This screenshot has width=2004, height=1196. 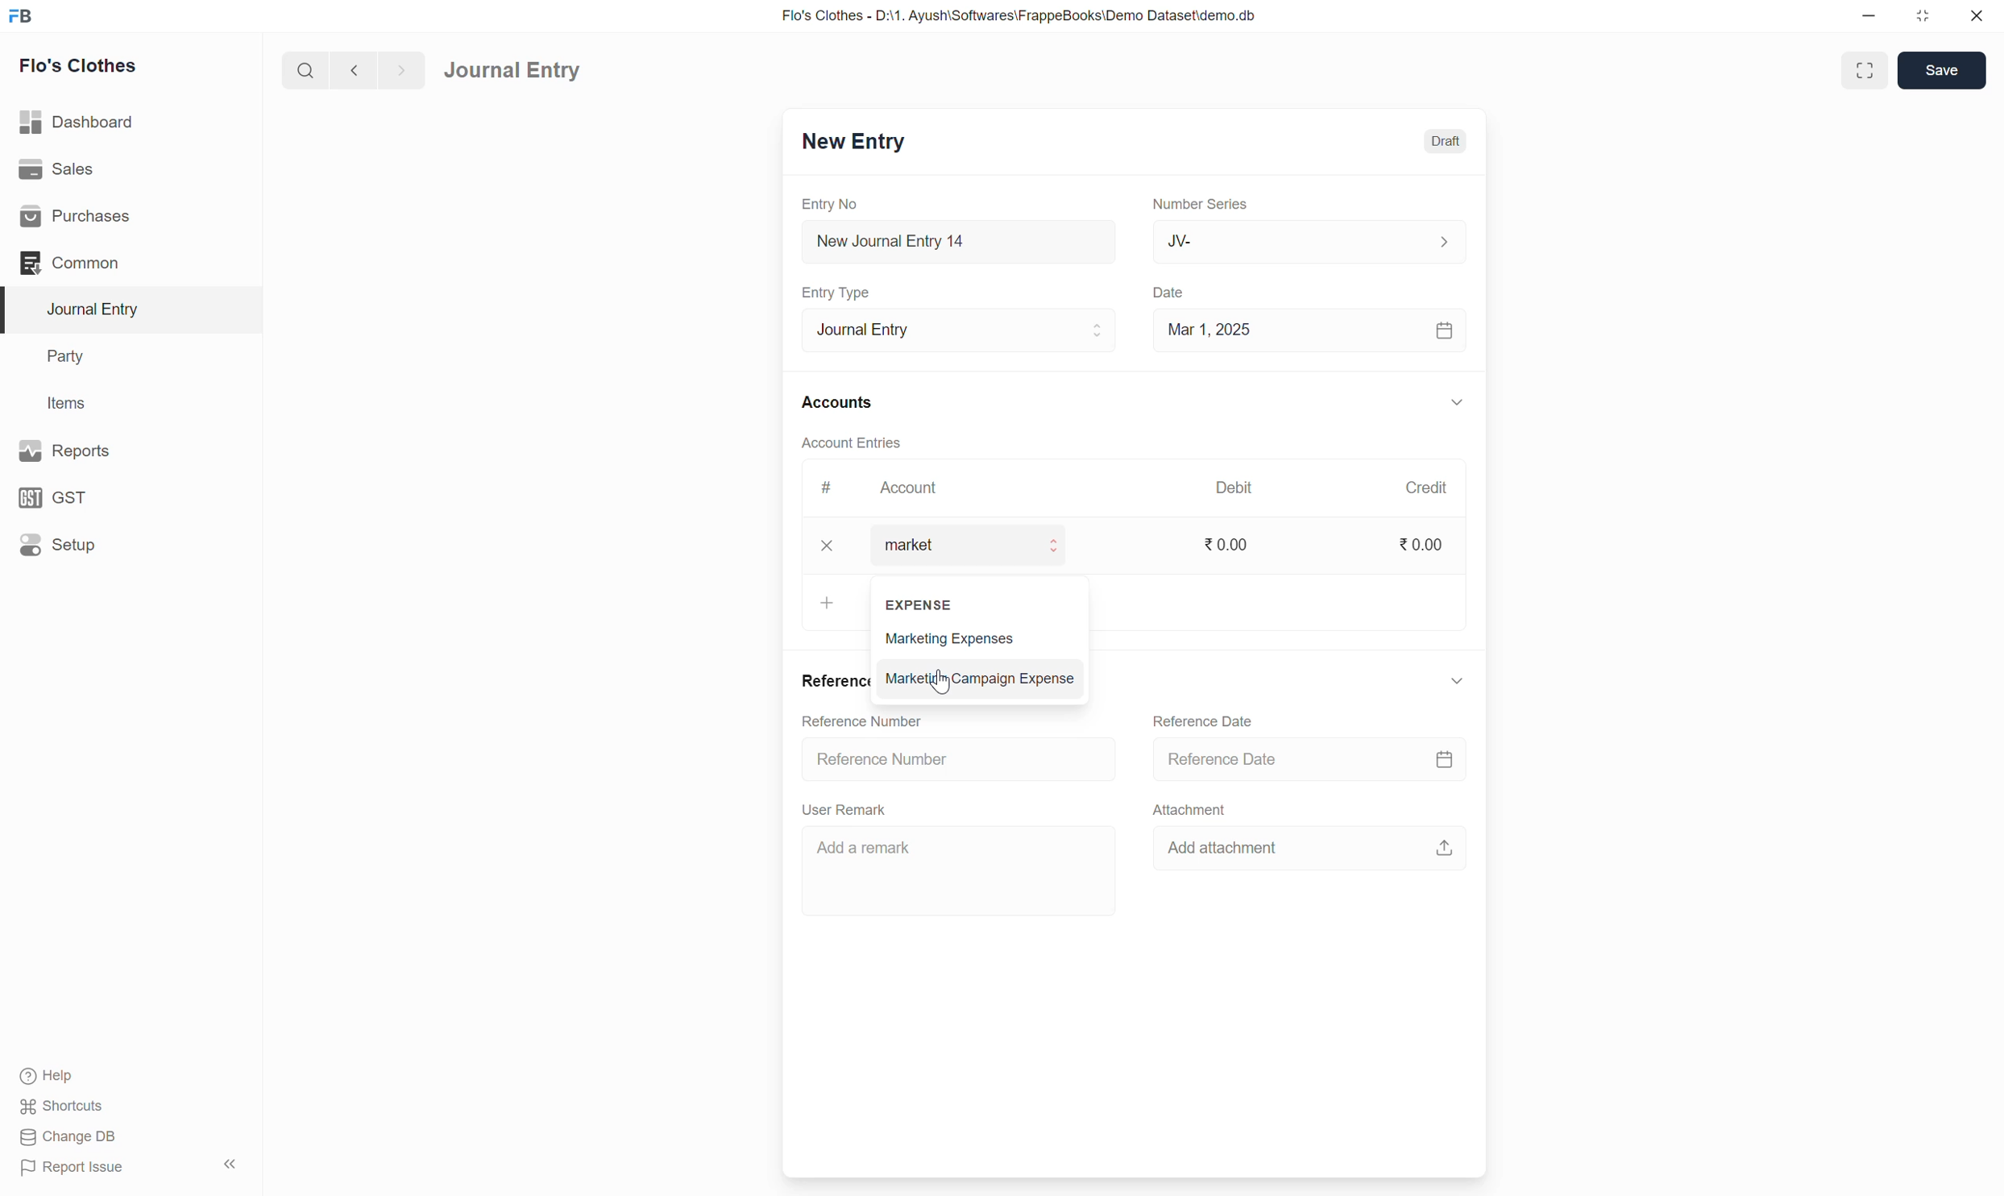 What do you see at coordinates (1447, 140) in the screenshot?
I see `Draft` at bounding box center [1447, 140].